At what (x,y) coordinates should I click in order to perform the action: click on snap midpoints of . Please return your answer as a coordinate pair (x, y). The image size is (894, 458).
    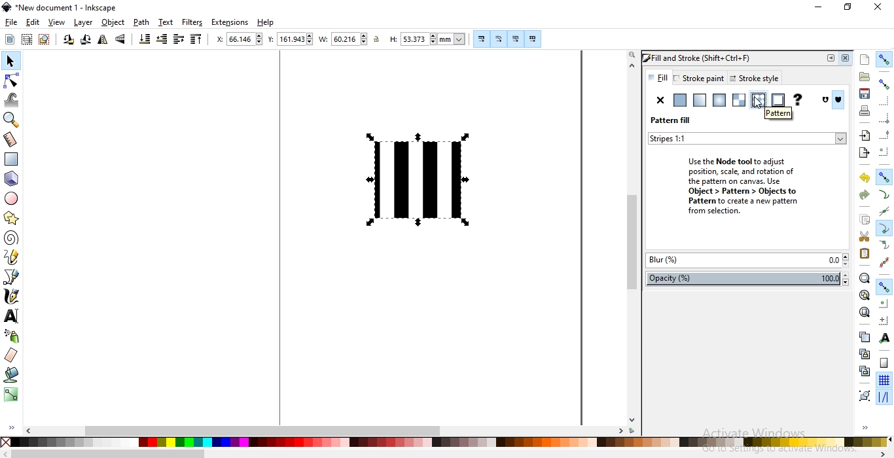
    Looking at the image, I should click on (884, 136).